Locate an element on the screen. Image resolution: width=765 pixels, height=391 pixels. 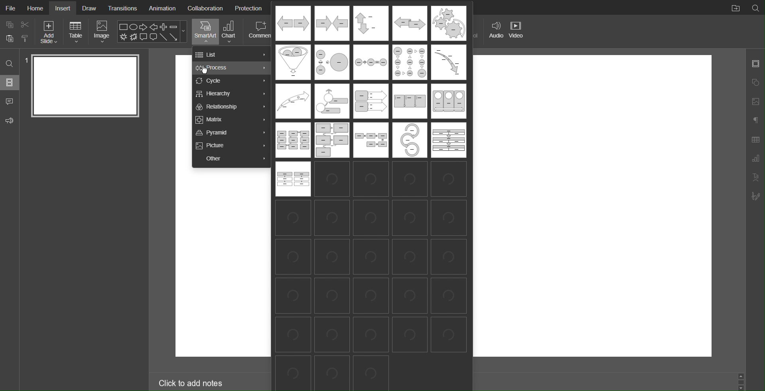
paste is located at coordinates (9, 39).